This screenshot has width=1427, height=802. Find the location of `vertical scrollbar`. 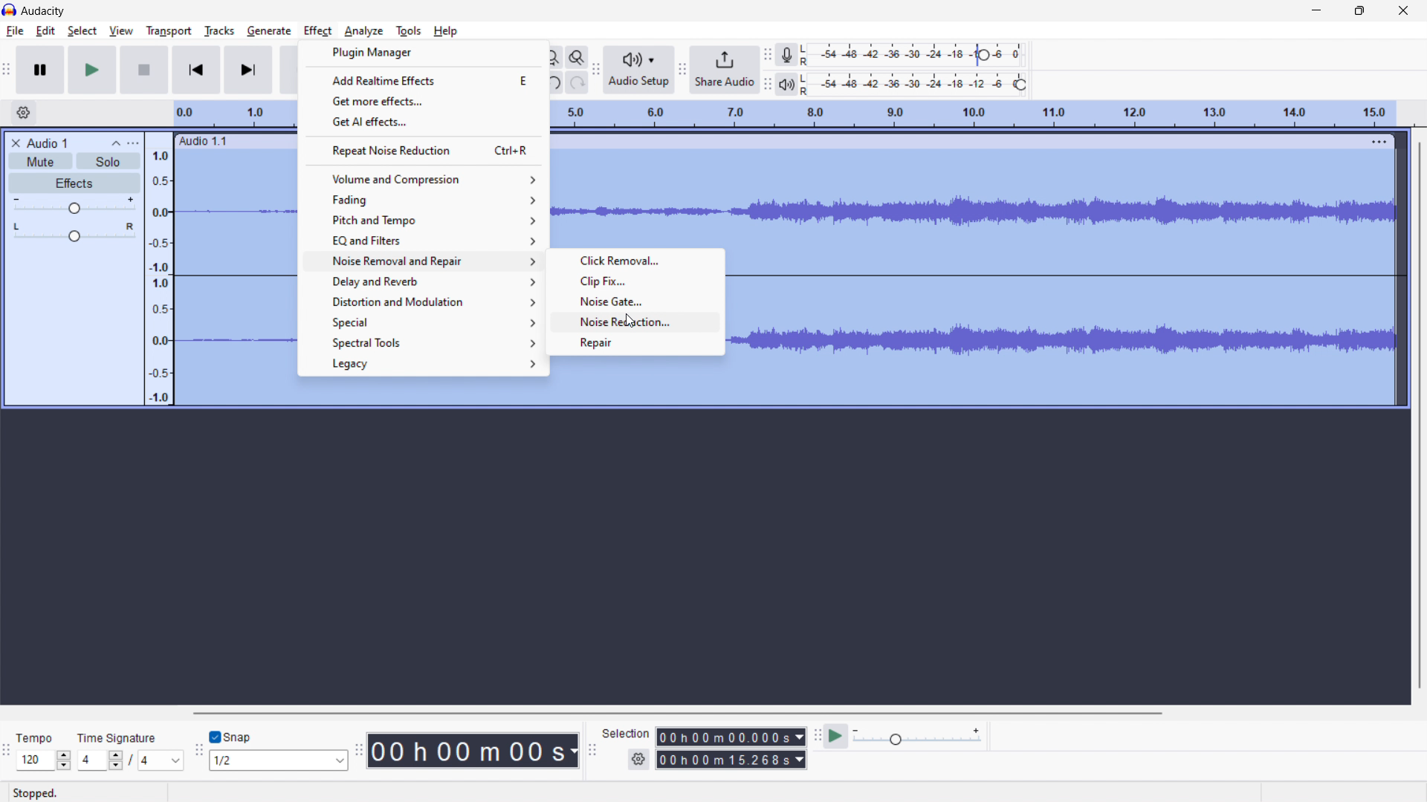

vertical scrollbar is located at coordinates (1422, 415).